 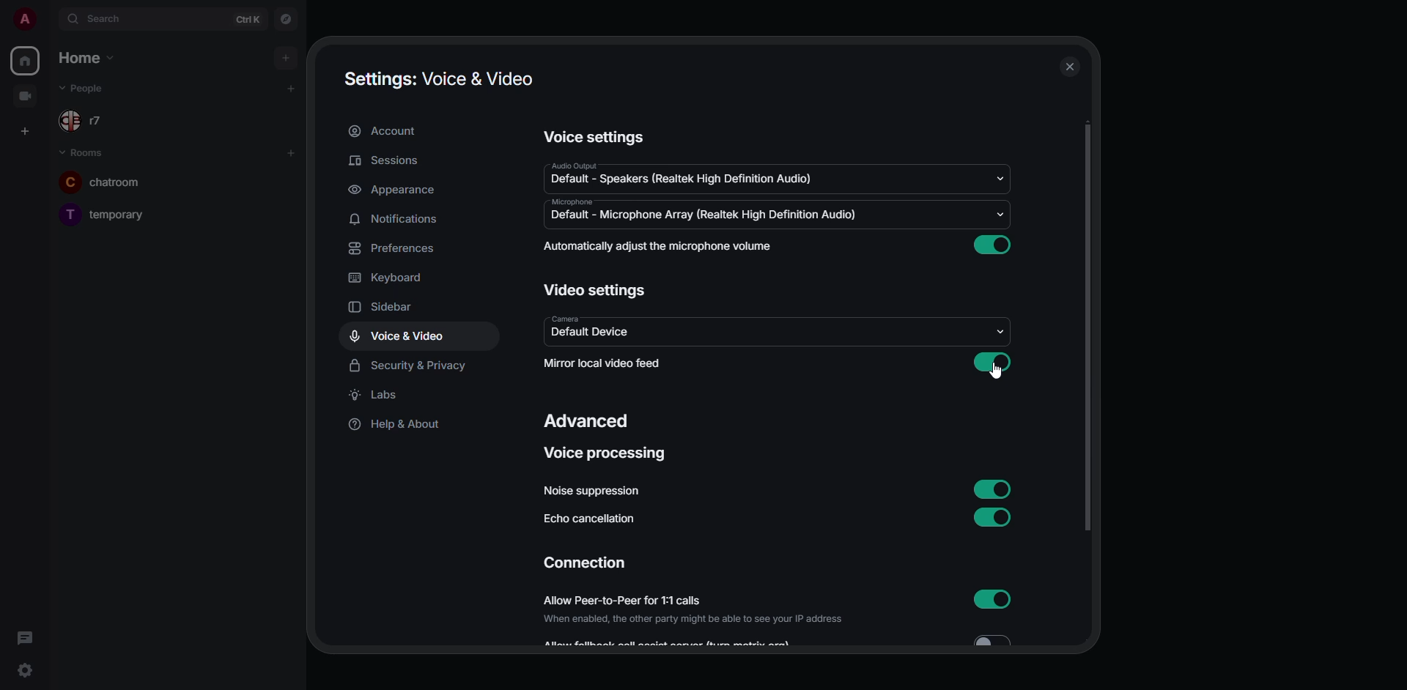 What do you see at coordinates (85, 155) in the screenshot?
I see `rooms` at bounding box center [85, 155].